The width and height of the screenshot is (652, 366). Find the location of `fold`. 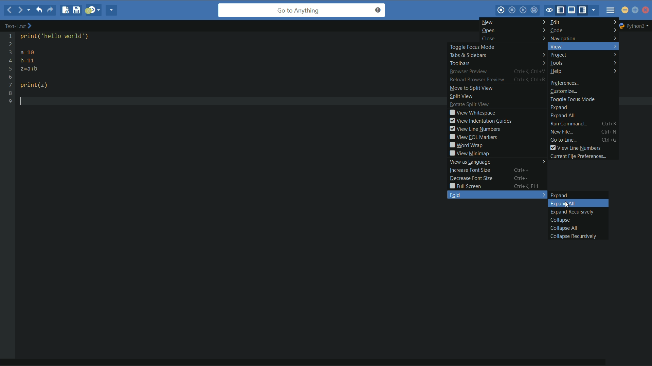

fold is located at coordinates (497, 195).